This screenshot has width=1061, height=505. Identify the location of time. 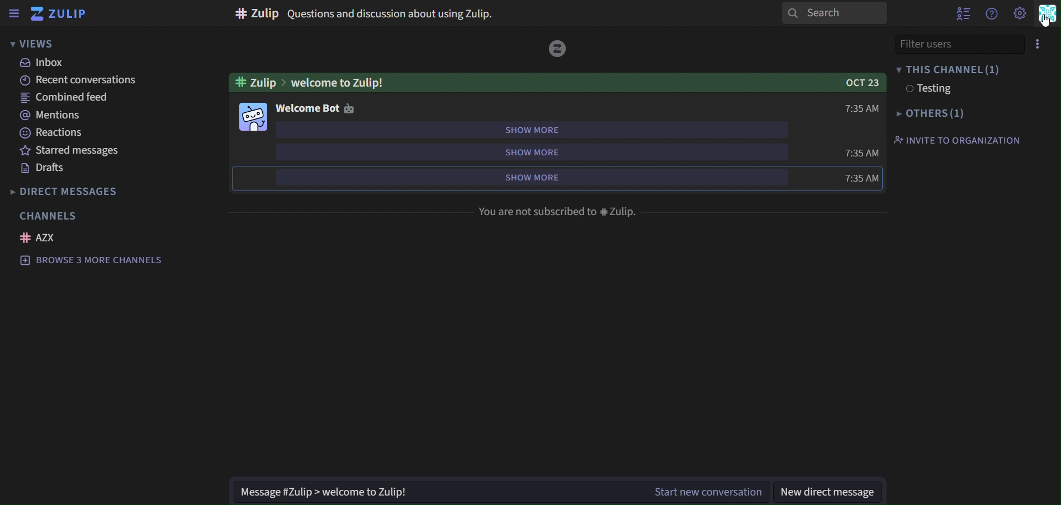
(864, 180).